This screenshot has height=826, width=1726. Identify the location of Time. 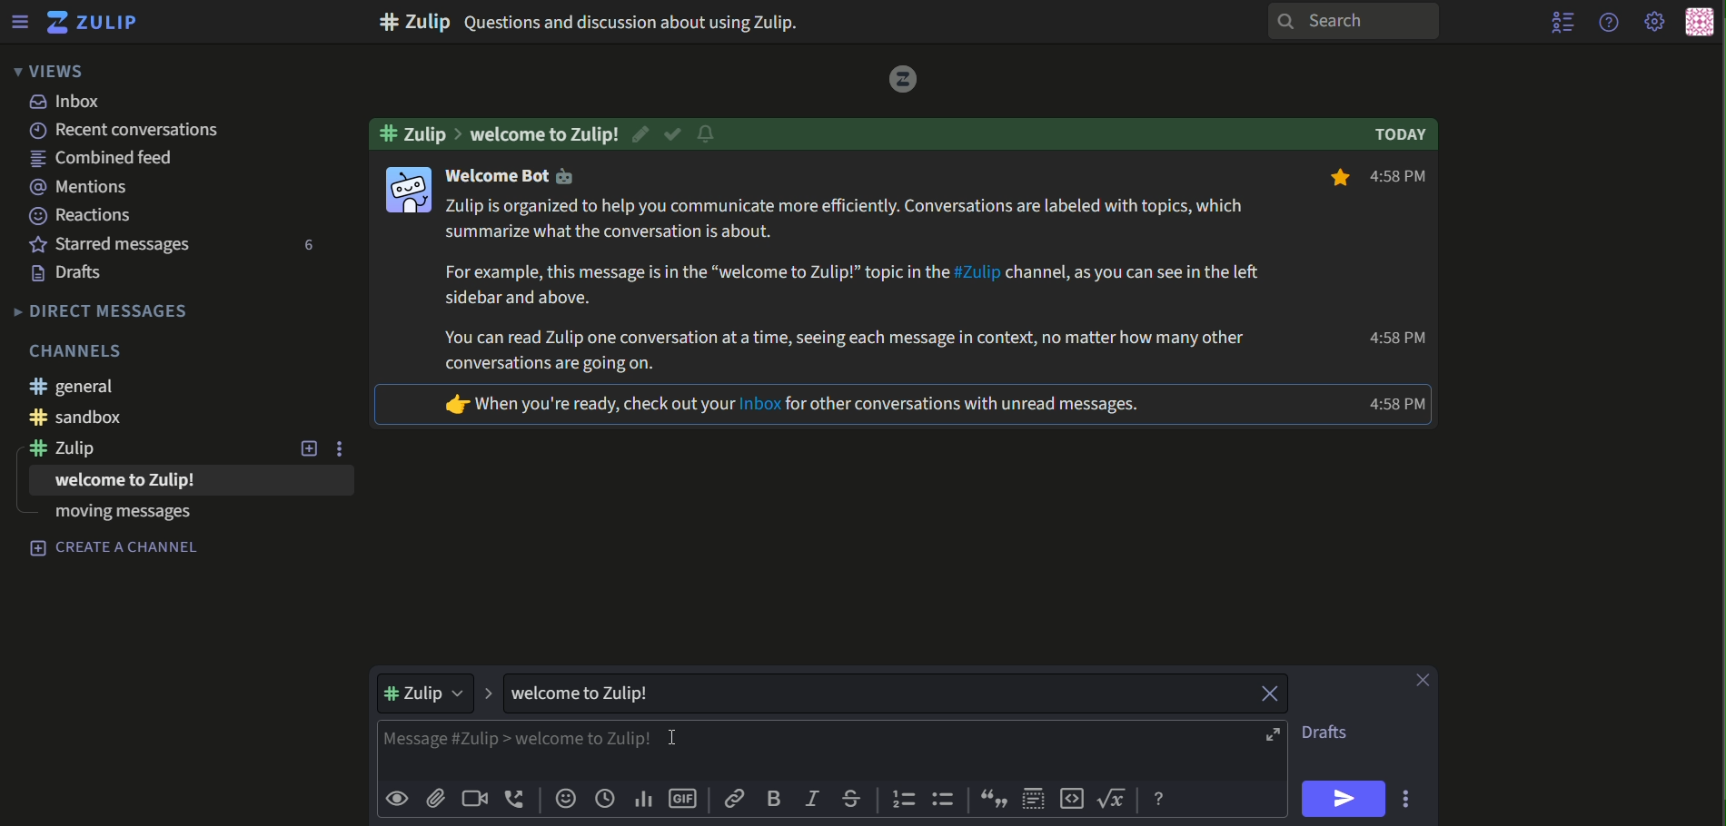
(1400, 404).